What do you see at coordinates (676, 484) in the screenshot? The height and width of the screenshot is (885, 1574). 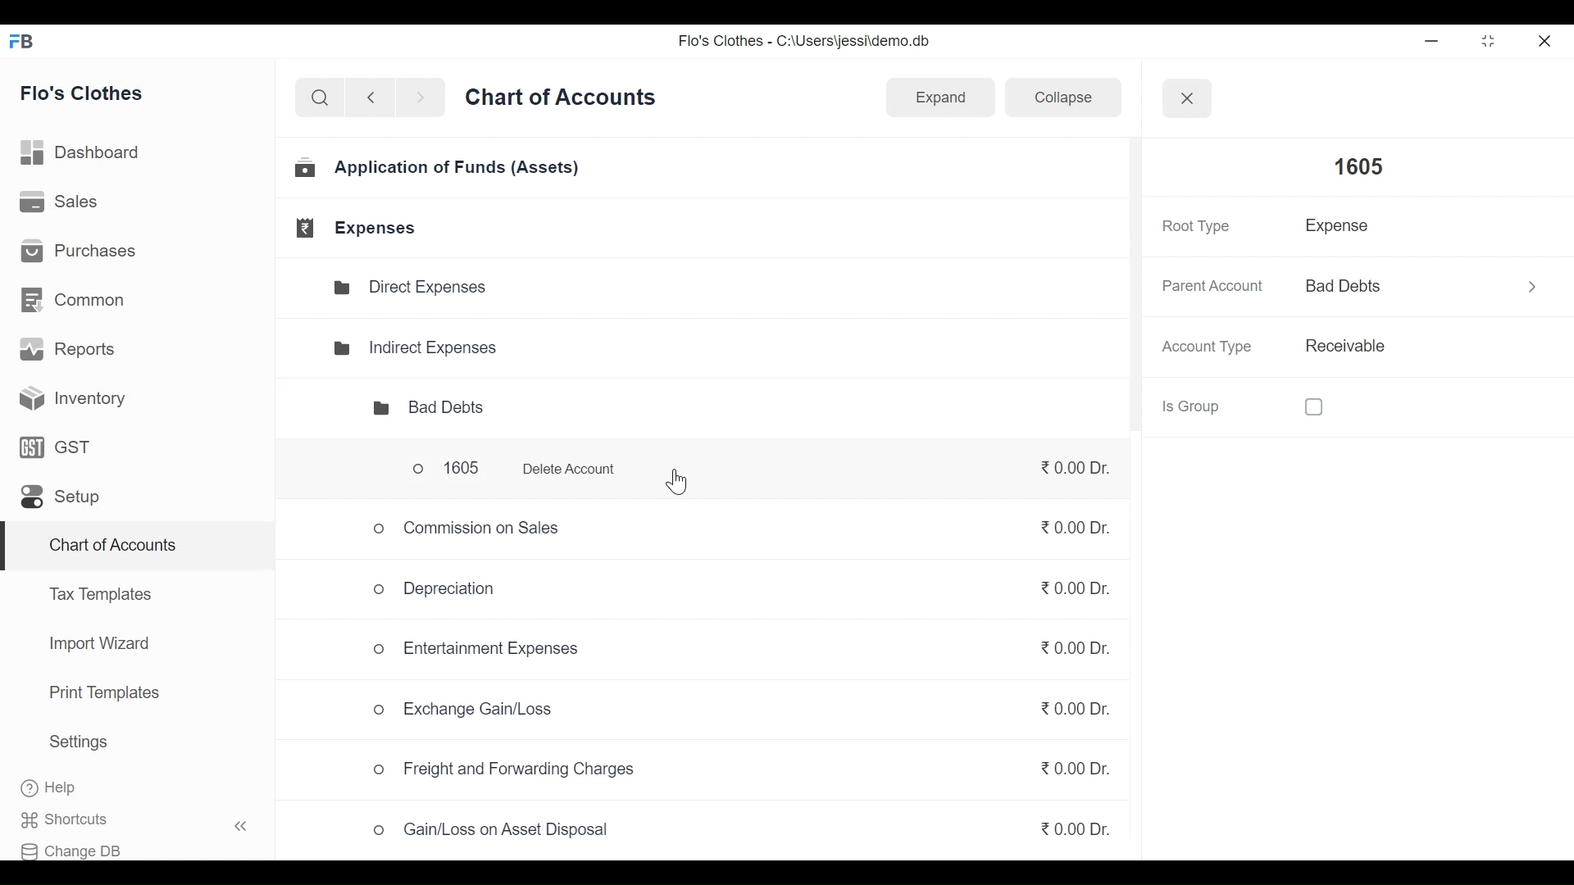 I see `Cursor` at bounding box center [676, 484].